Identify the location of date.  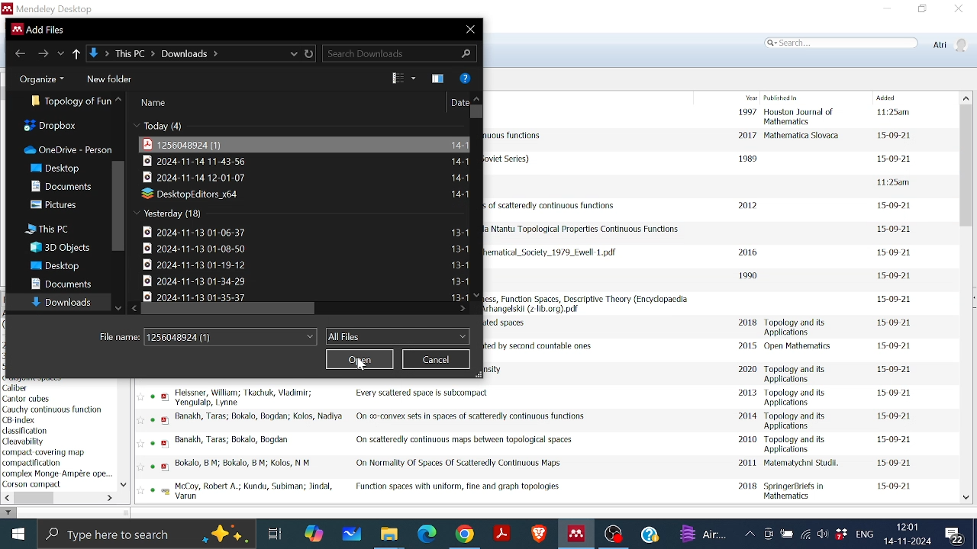
(892, 229).